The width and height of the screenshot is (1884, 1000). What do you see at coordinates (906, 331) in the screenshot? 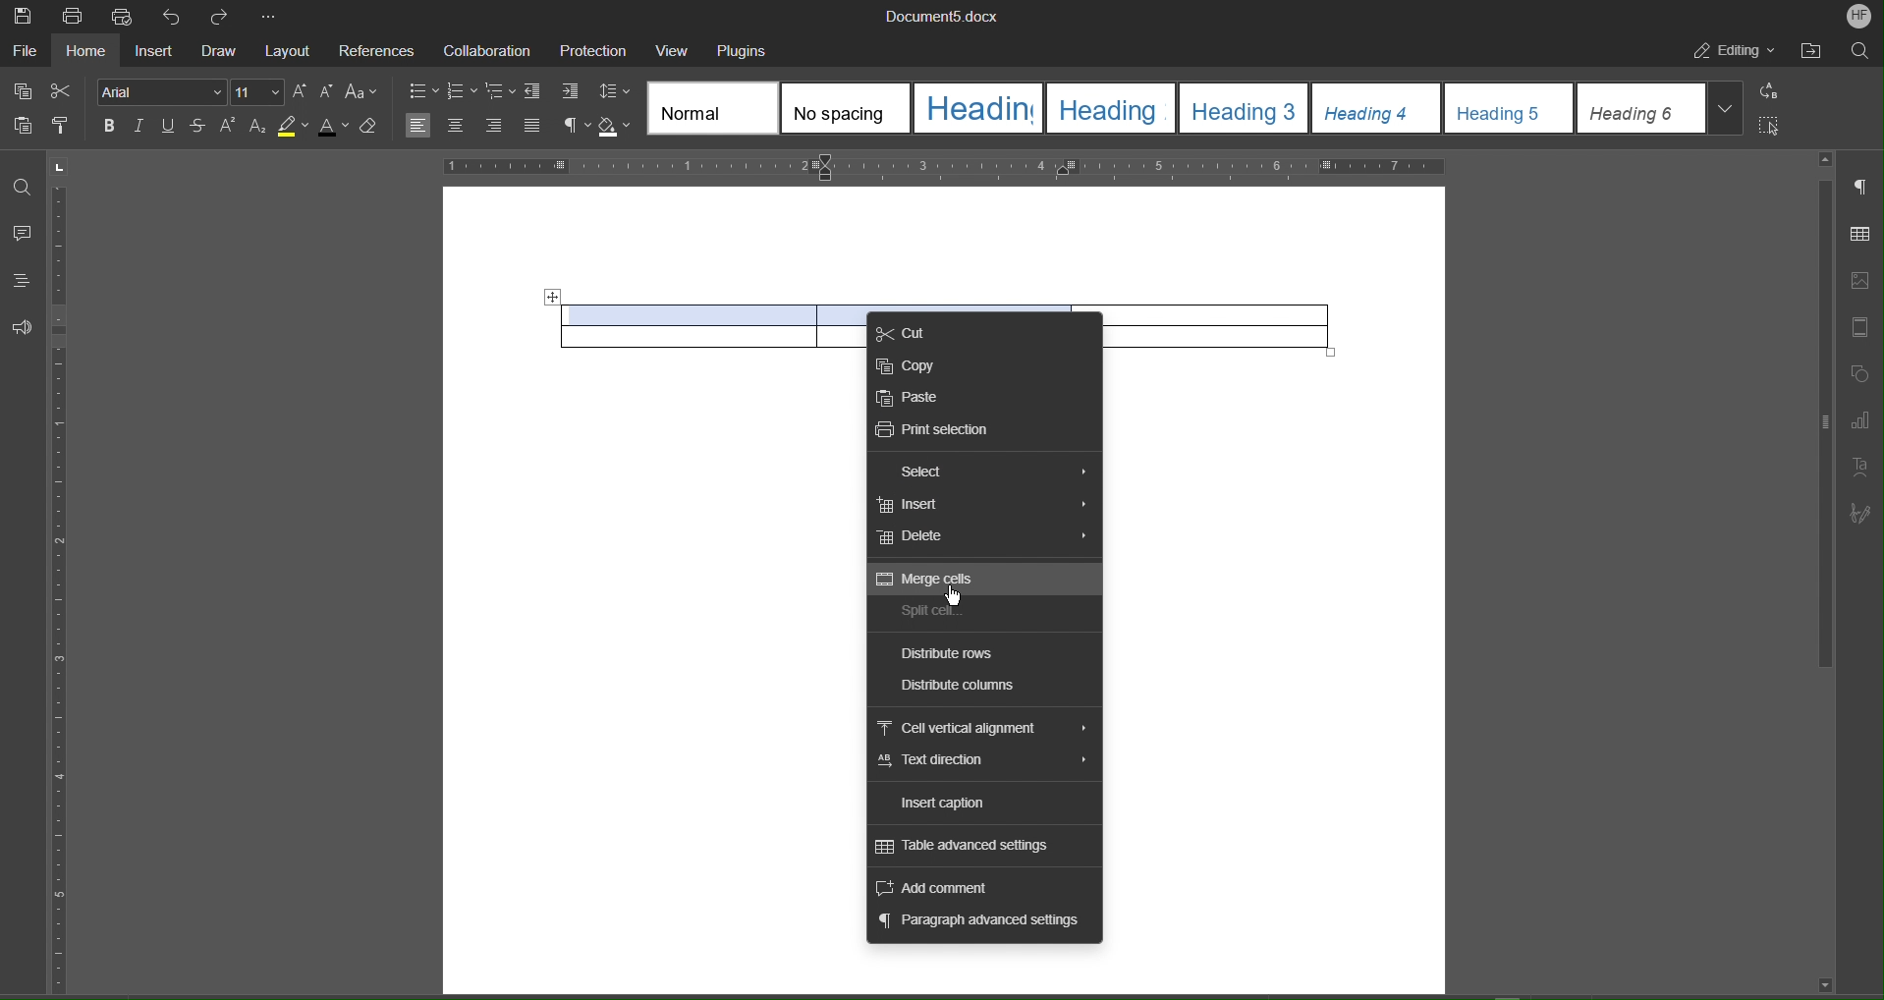
I see `Cut` at bounding box center [906, 331].